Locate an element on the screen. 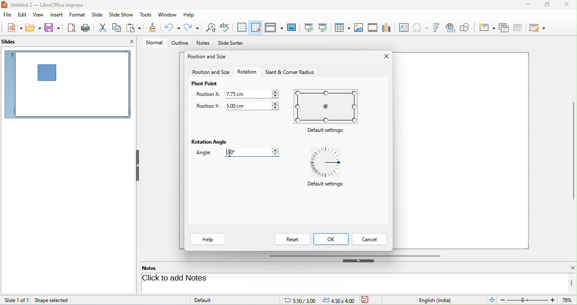 Image resolution: width=577 pixels, height=305 pixels. cancel is located at coordinates (370, 239).